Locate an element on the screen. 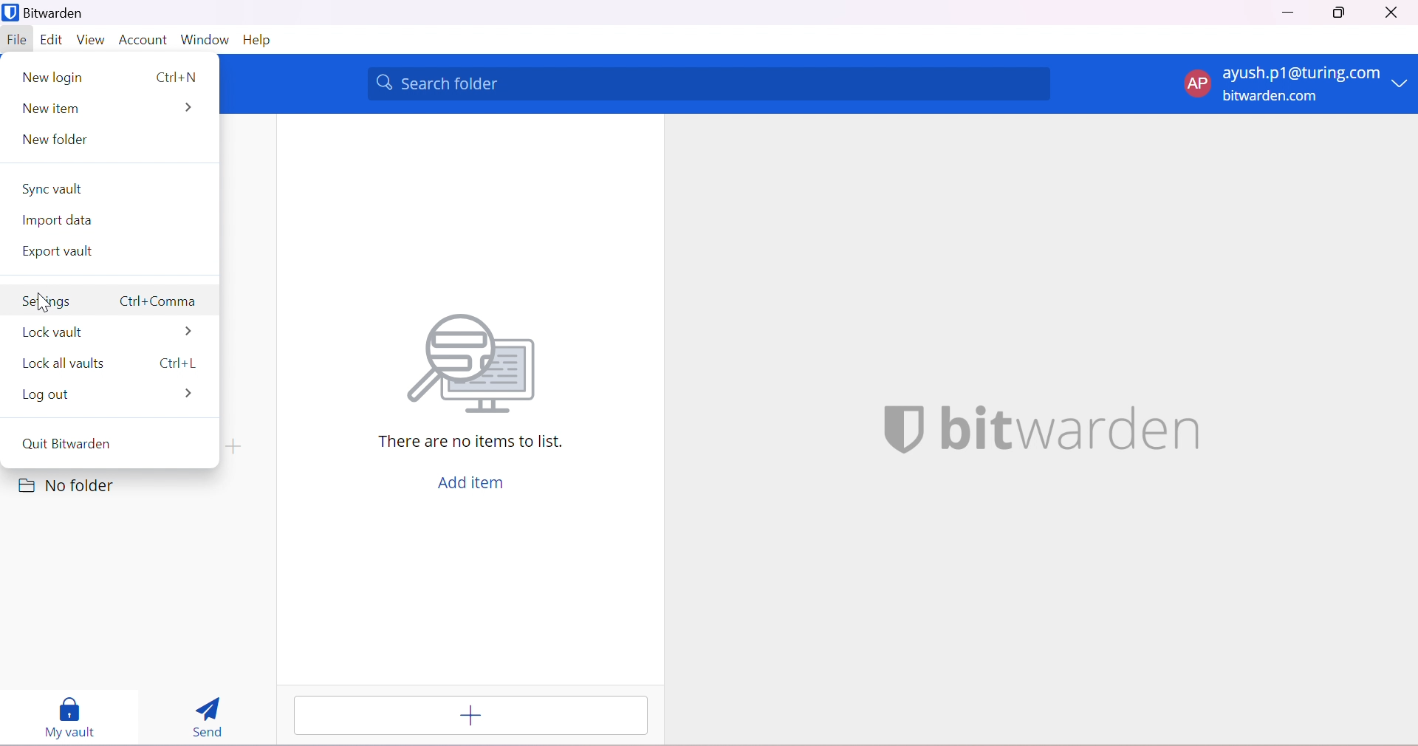 The image size is (1418, 746). Edit is located at coordinates (51, 41).